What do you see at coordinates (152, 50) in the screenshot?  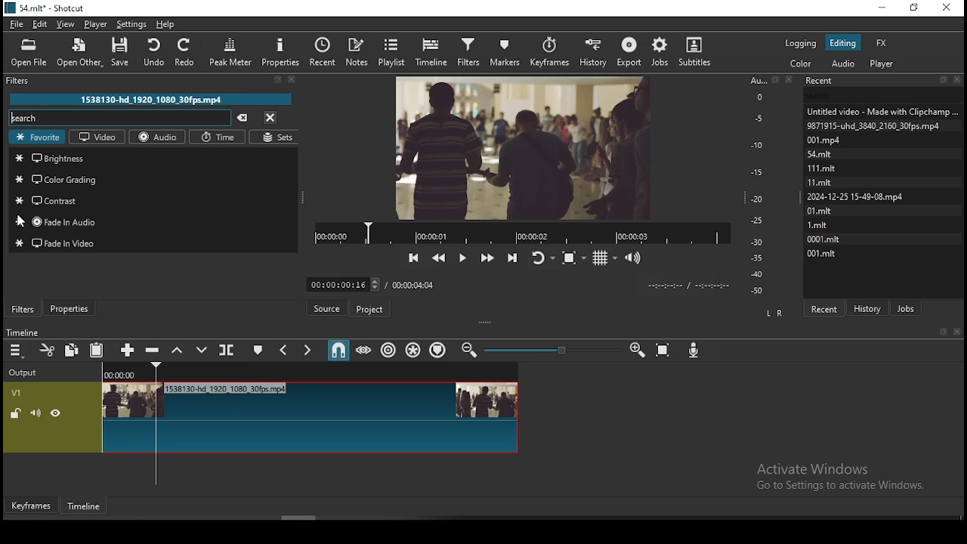 I see `undo` at bounding box center [152, 50].